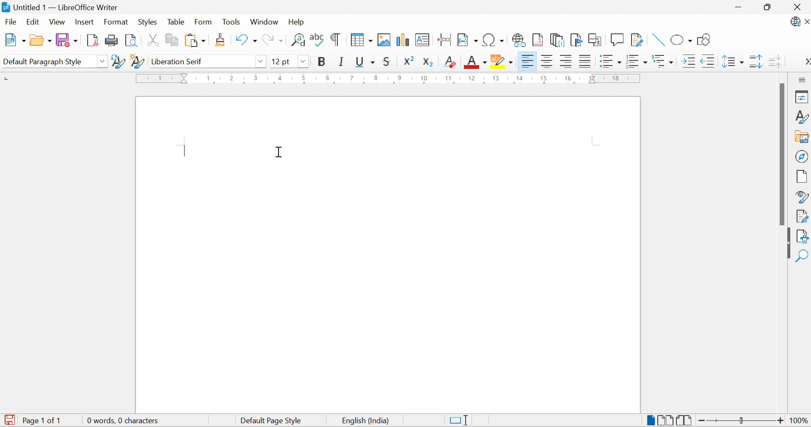  Describe the element at coordinates (376, 79) in the screenshot. I see `8` at that location.